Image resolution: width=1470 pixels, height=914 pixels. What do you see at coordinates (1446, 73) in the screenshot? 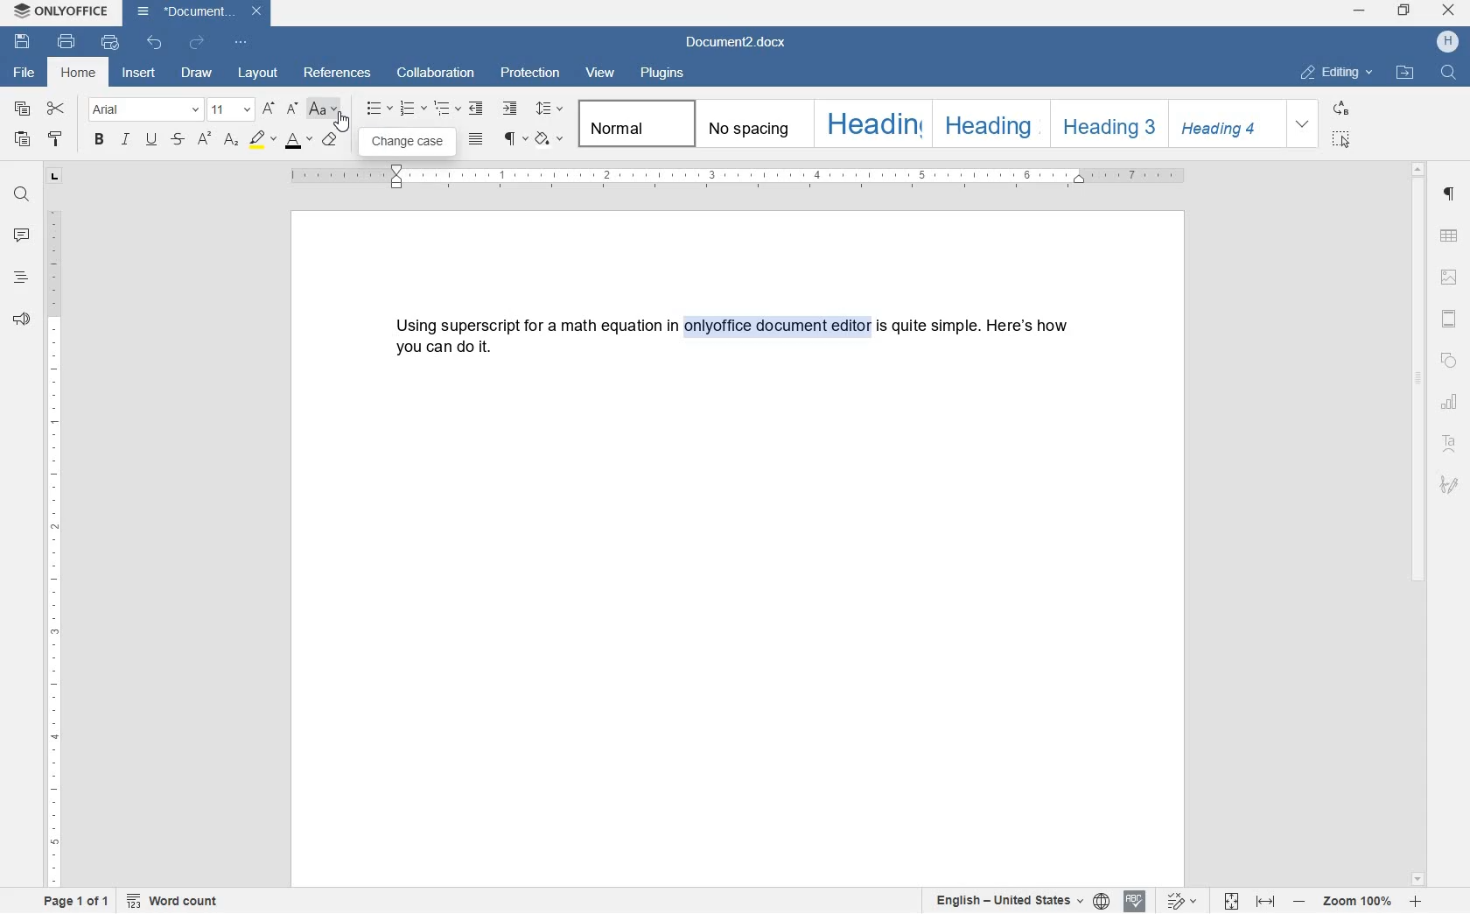
I see `FIND` at bounding box center [1446, 73].